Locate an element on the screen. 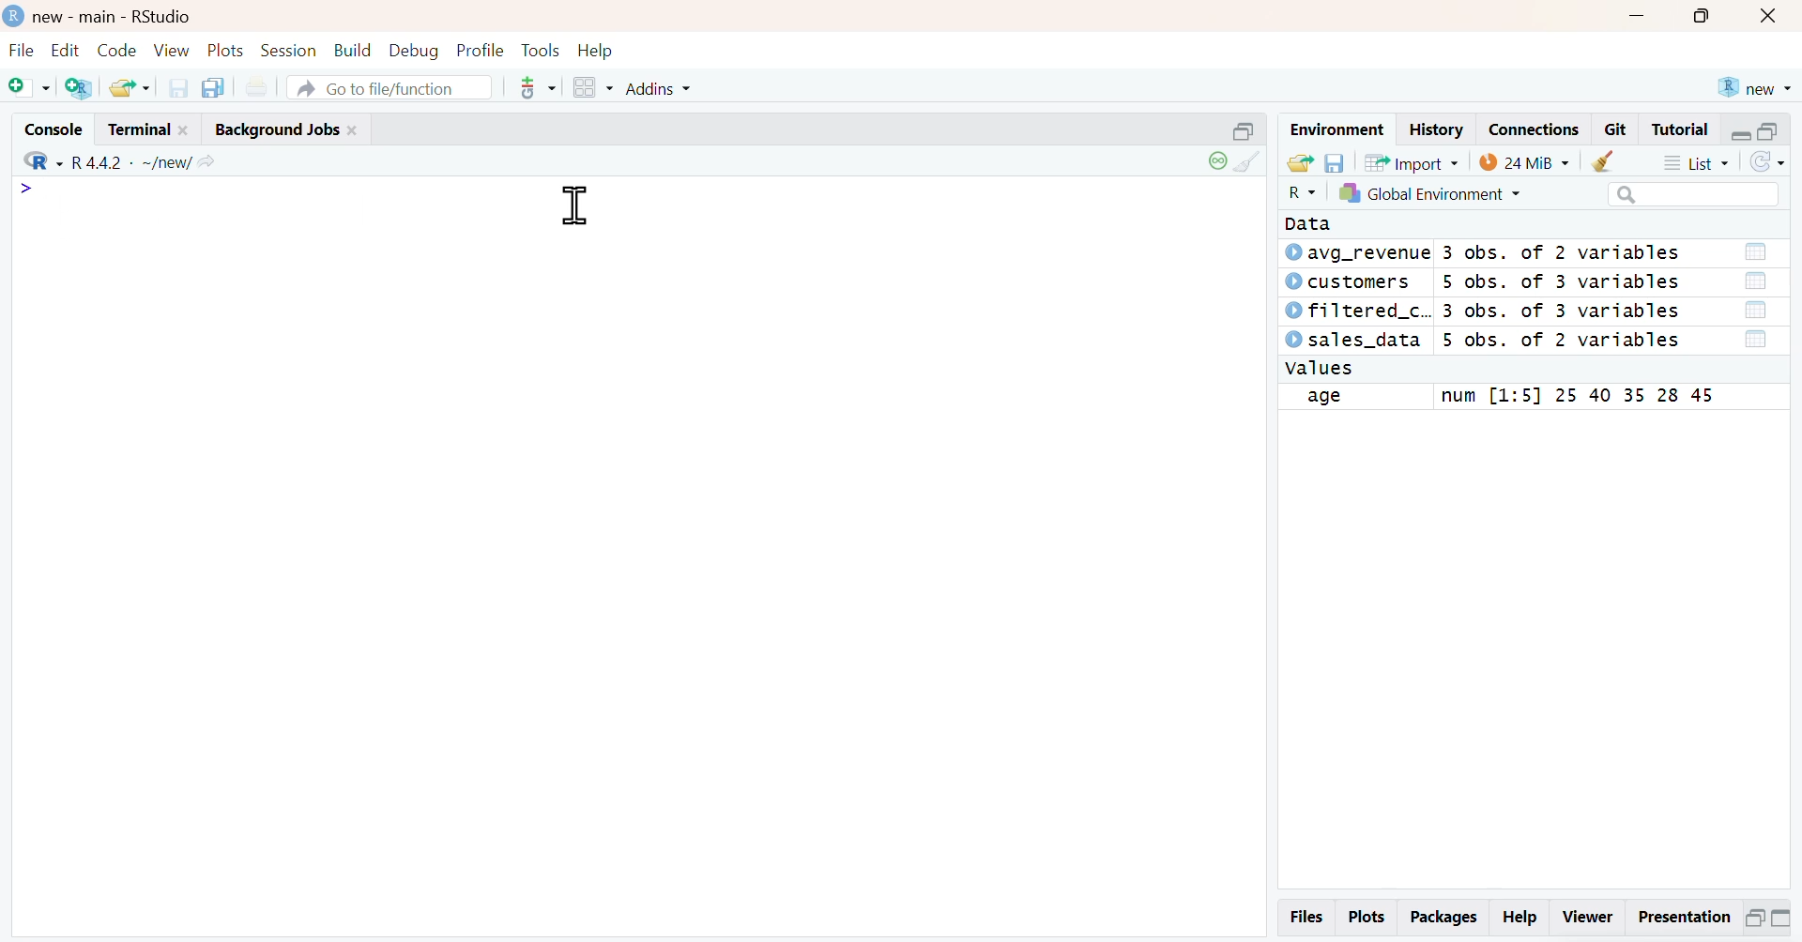 The width and height of the screenshot is (1802, 942). Build is located at coordinates (355, 52).